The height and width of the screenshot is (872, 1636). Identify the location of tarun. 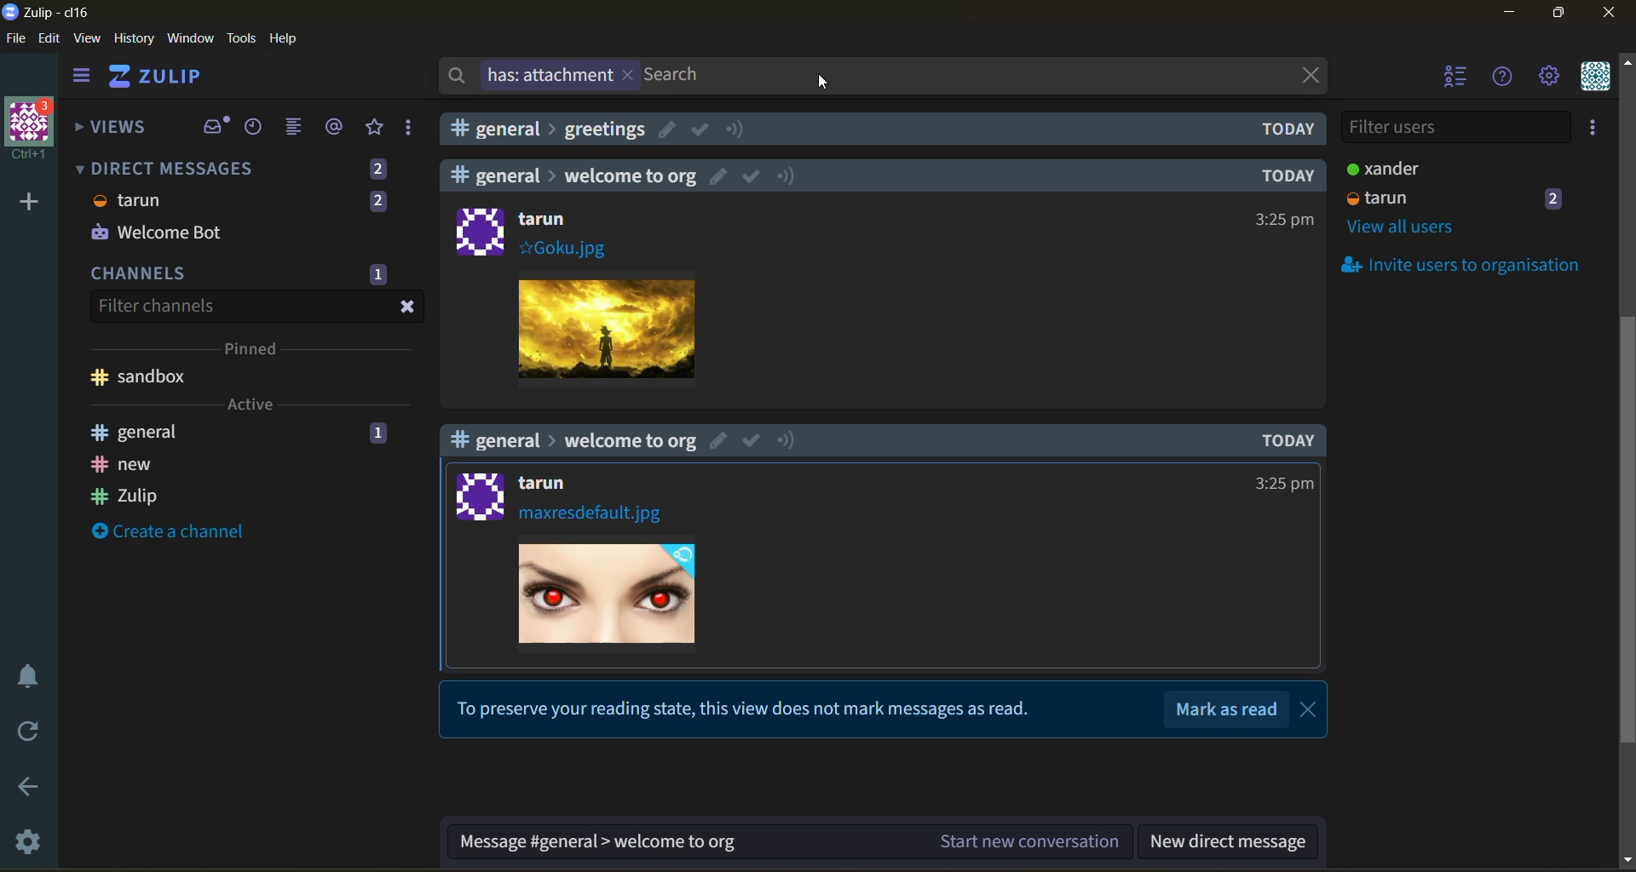
(549, 484).